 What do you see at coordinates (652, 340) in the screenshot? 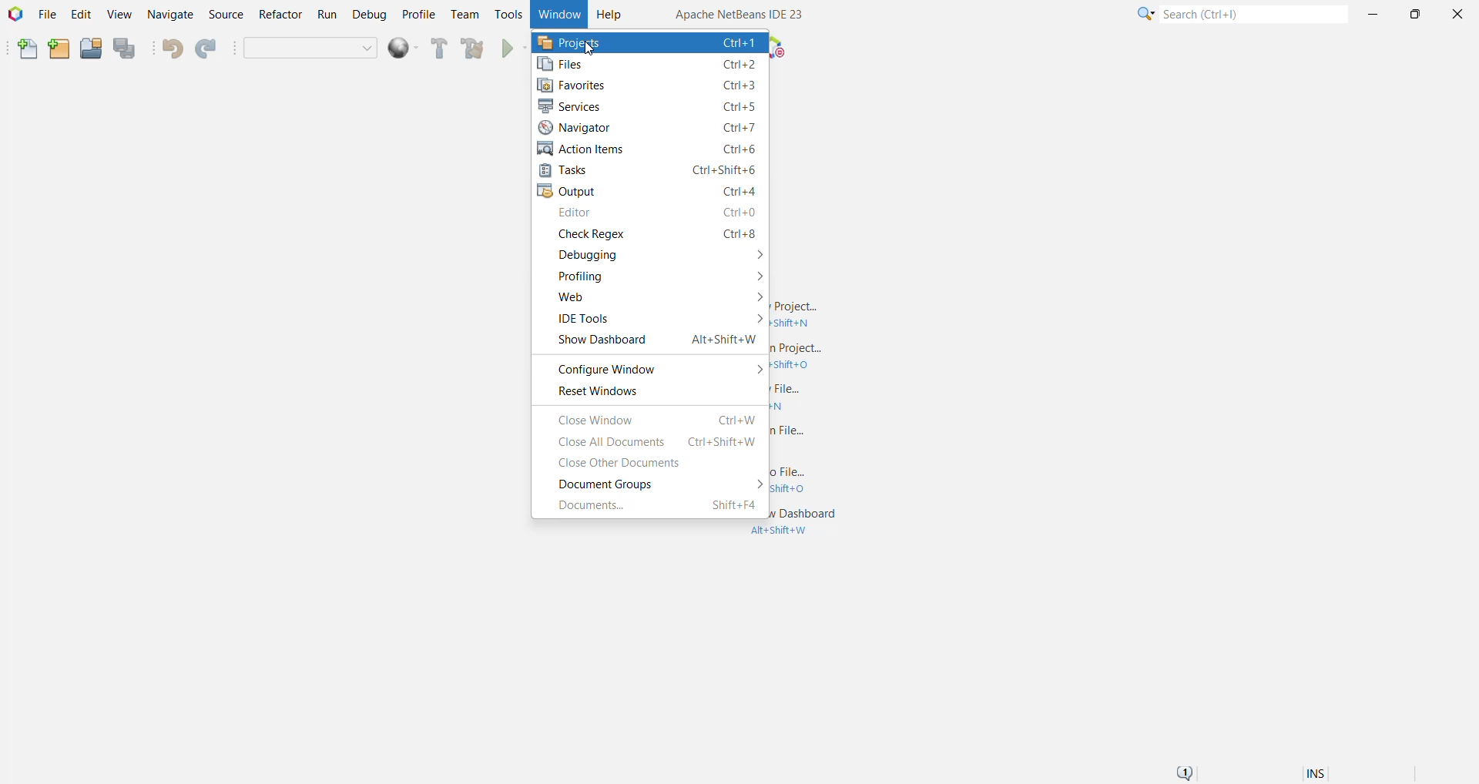
I see `Show Dashboard` at bounding box center [652, 340].